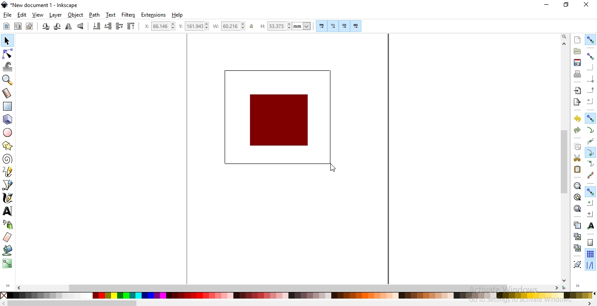  What do you see at coordinates (566, 4) in the screenshot?
I see `restore down` at bounding box center [566, 4].